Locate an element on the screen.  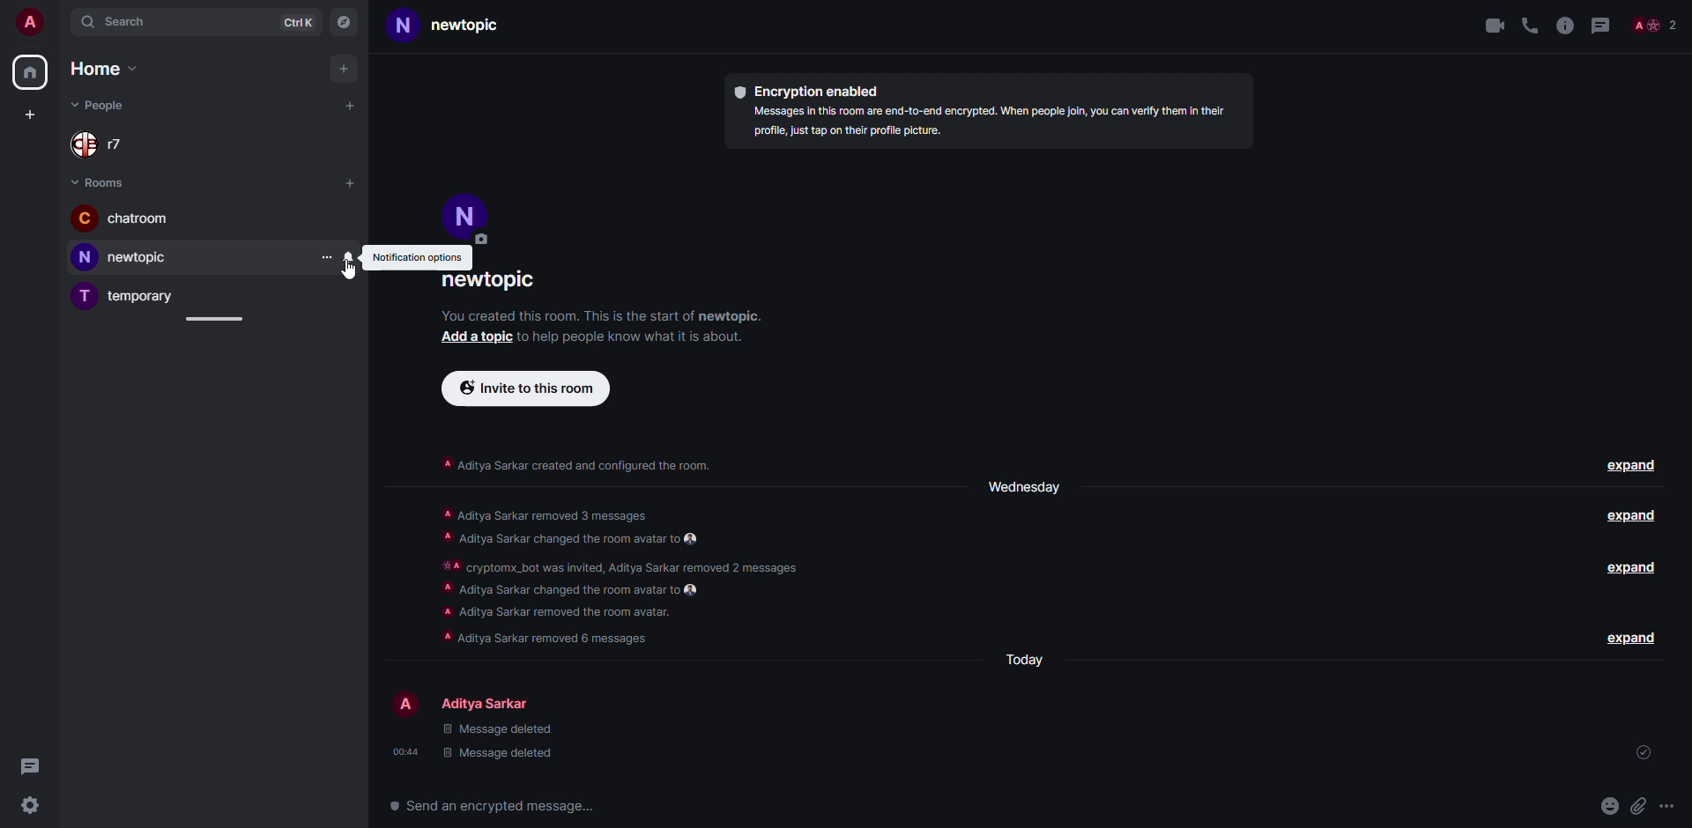
more is located at coordinates (1666, 806).